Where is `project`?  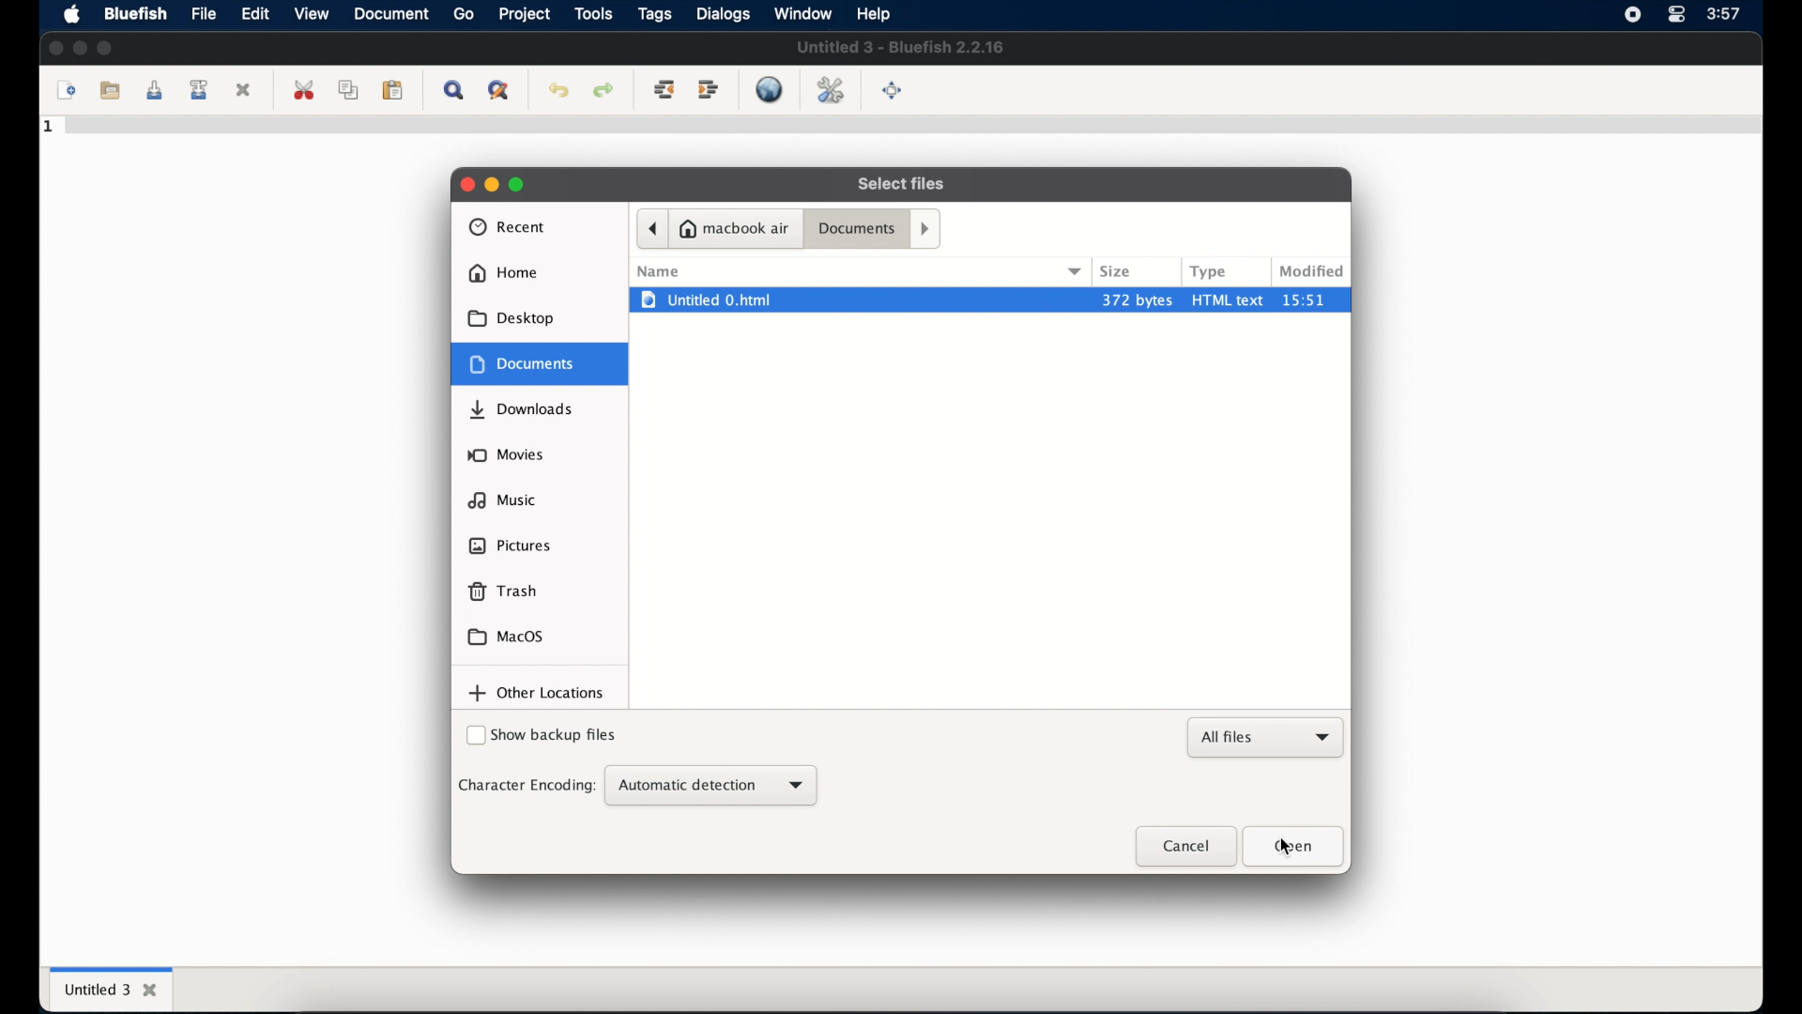 project is located at coordinates (524, 14).